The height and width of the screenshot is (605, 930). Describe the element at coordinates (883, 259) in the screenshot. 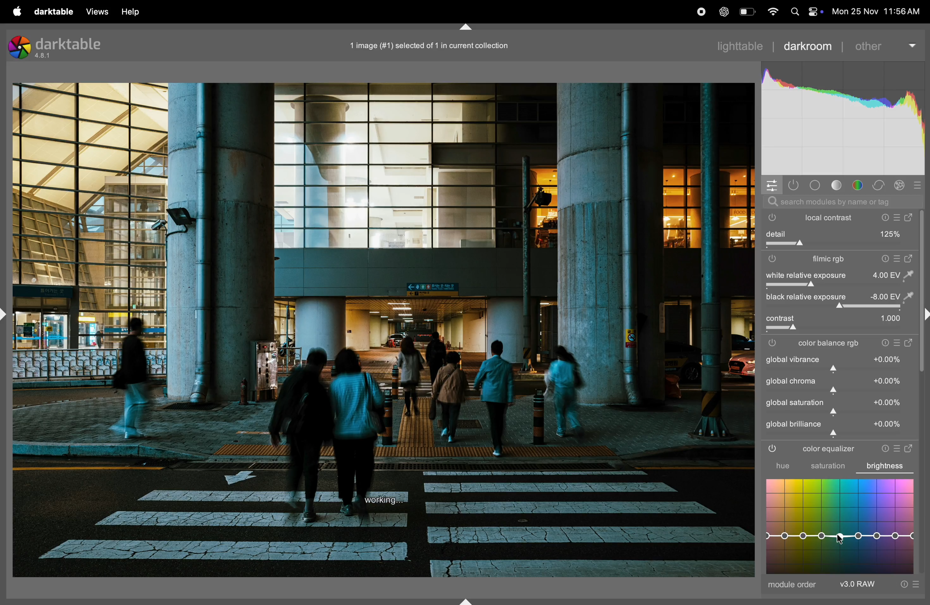

I see `reset parameters` at that location.